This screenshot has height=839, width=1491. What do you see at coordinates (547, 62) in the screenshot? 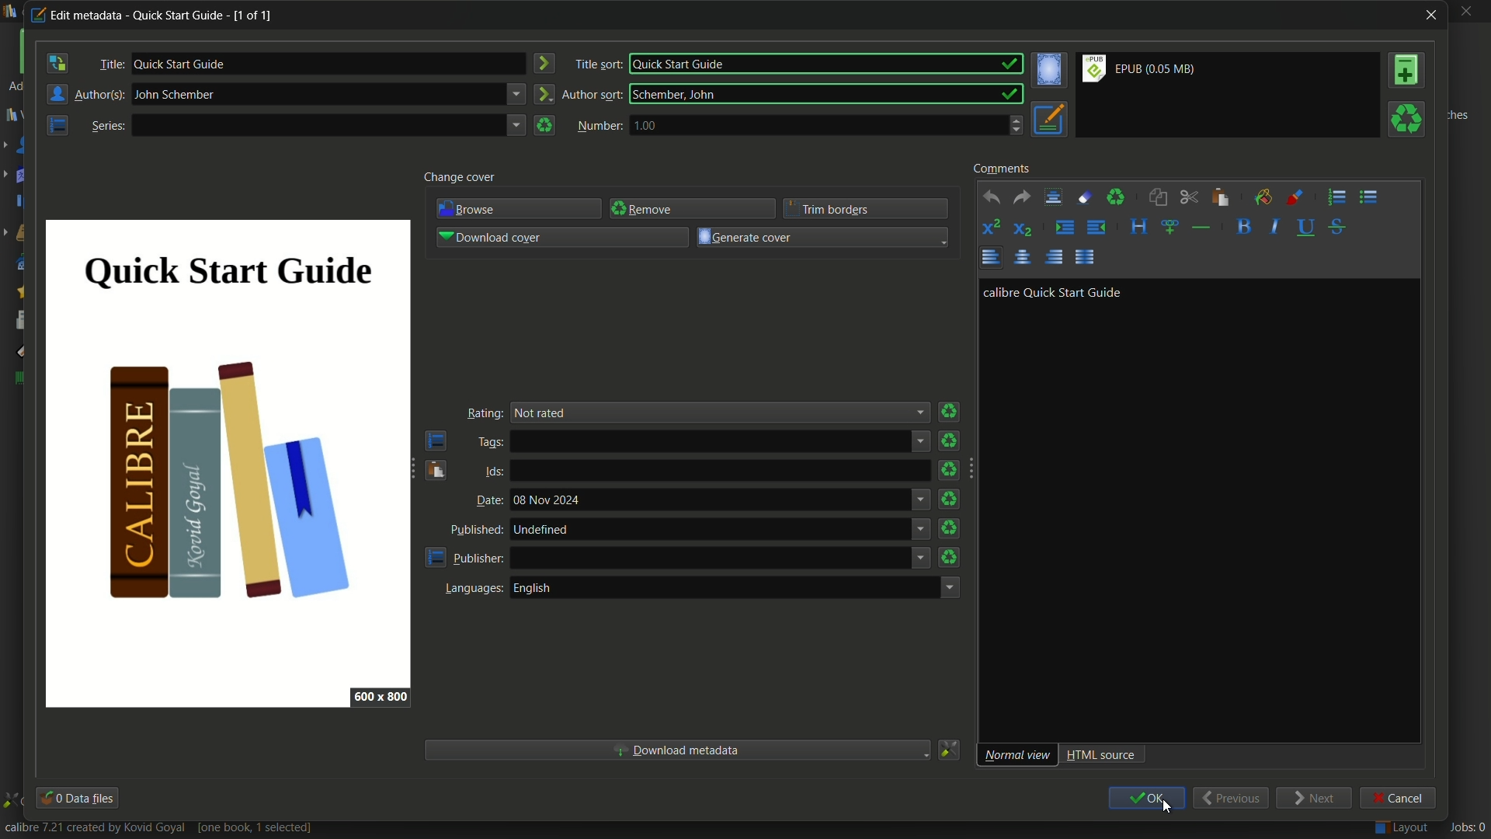
I see `create title sort` at bounding box center [547, 62].